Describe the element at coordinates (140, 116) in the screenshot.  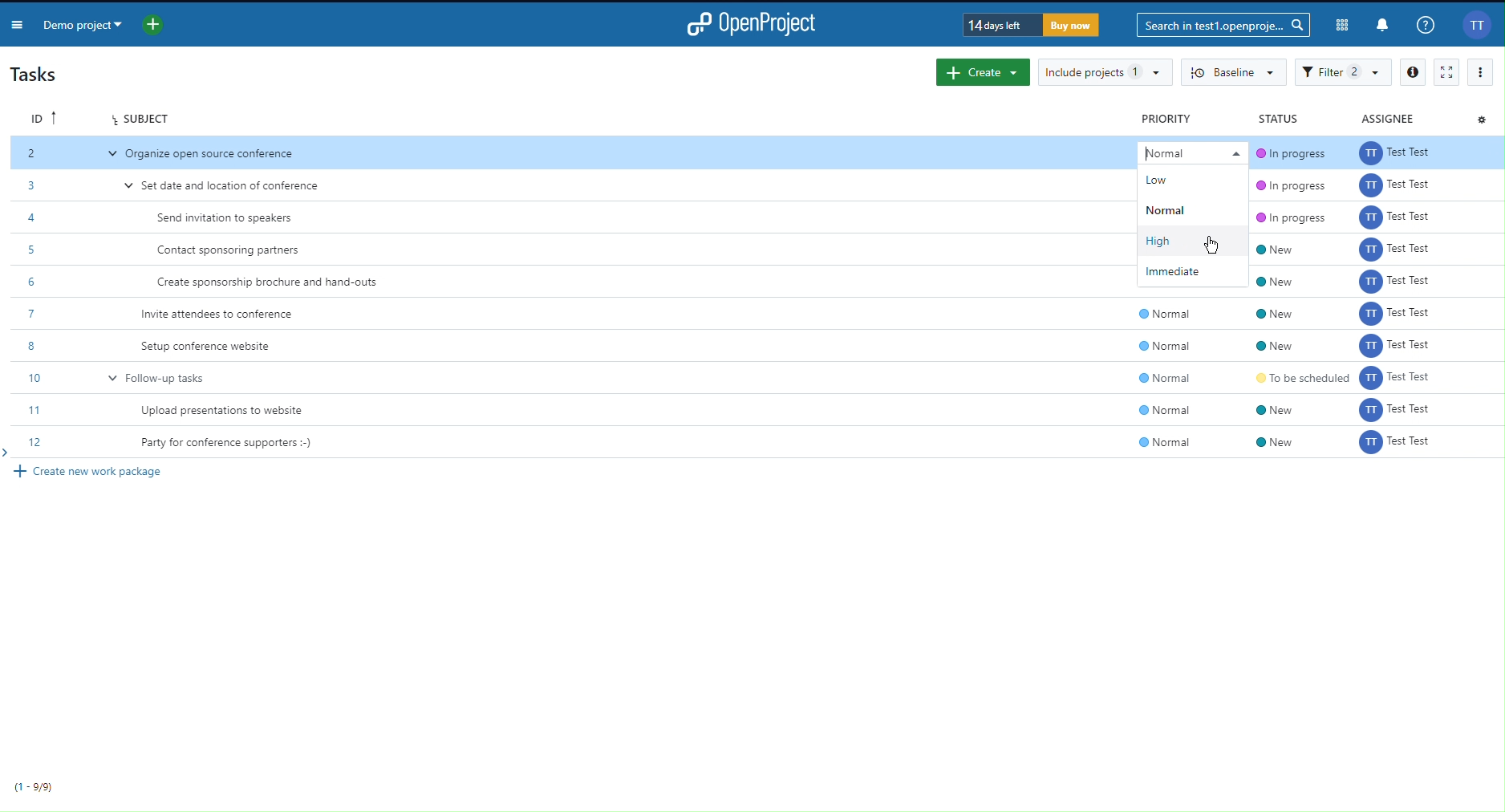
I see `Subject` at that location.